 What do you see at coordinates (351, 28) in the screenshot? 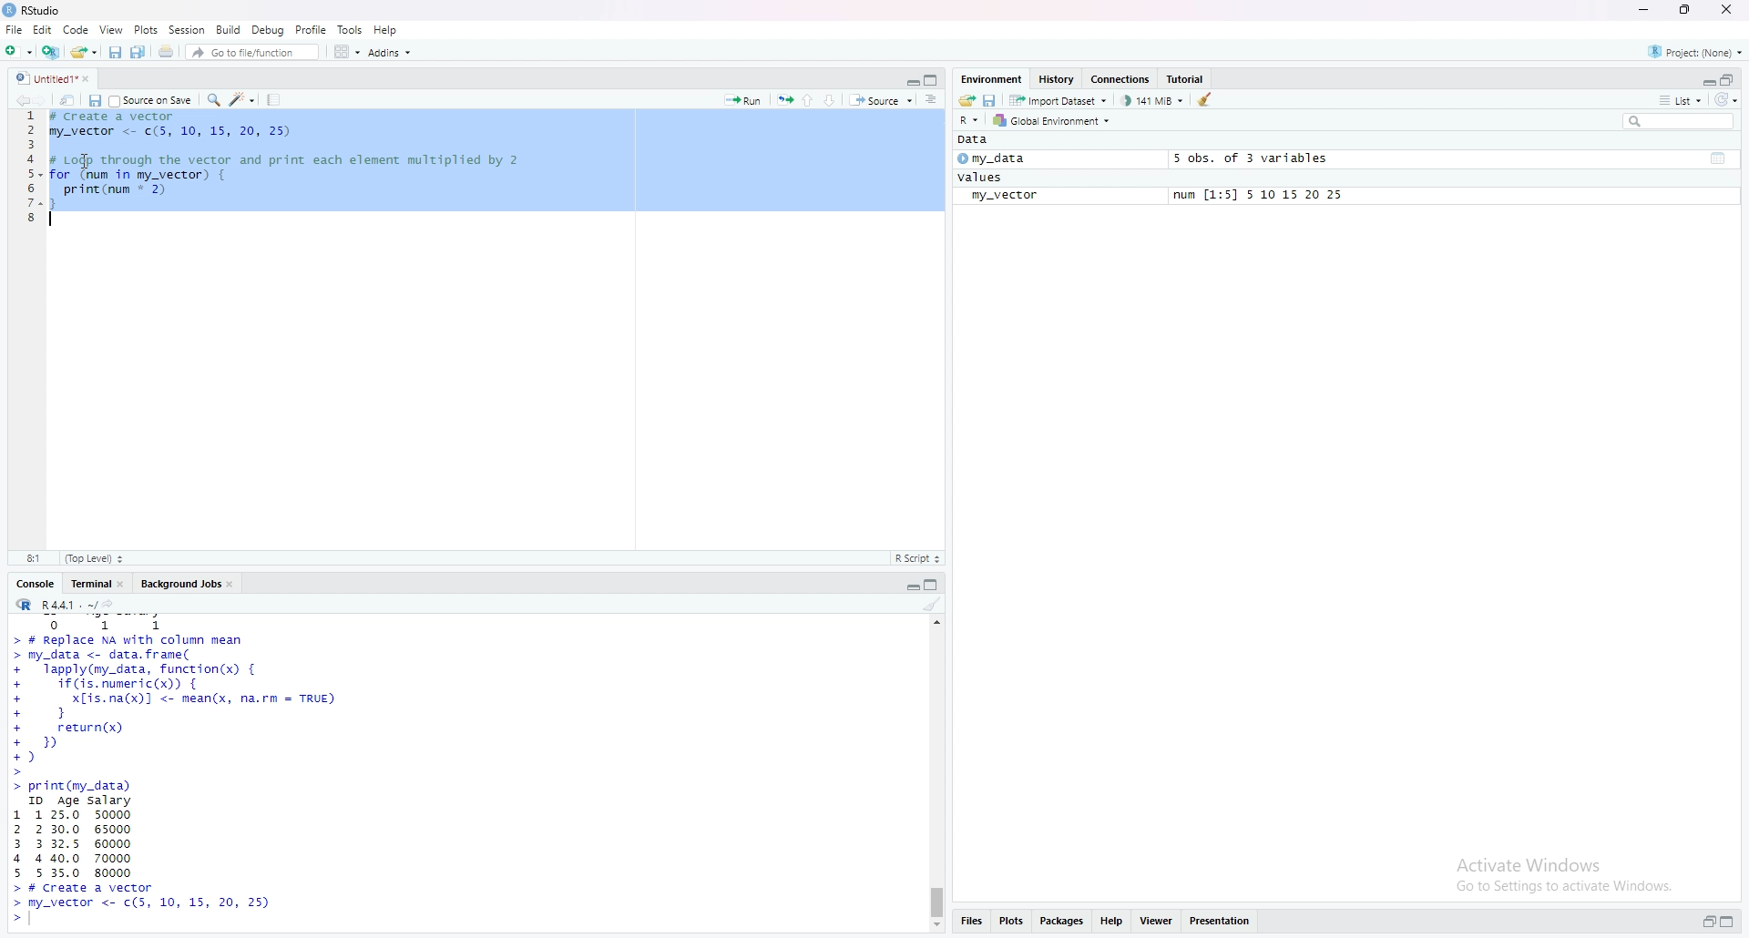
I see `tools` at bounding box center [351, 28].